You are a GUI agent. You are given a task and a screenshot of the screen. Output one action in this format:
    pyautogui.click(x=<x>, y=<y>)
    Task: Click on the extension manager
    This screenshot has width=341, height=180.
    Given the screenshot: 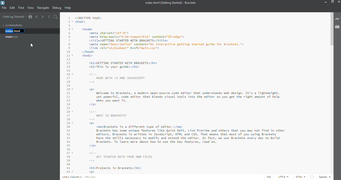 What is the action you would take?
    pyautogui.click(x=338, y=27)
    